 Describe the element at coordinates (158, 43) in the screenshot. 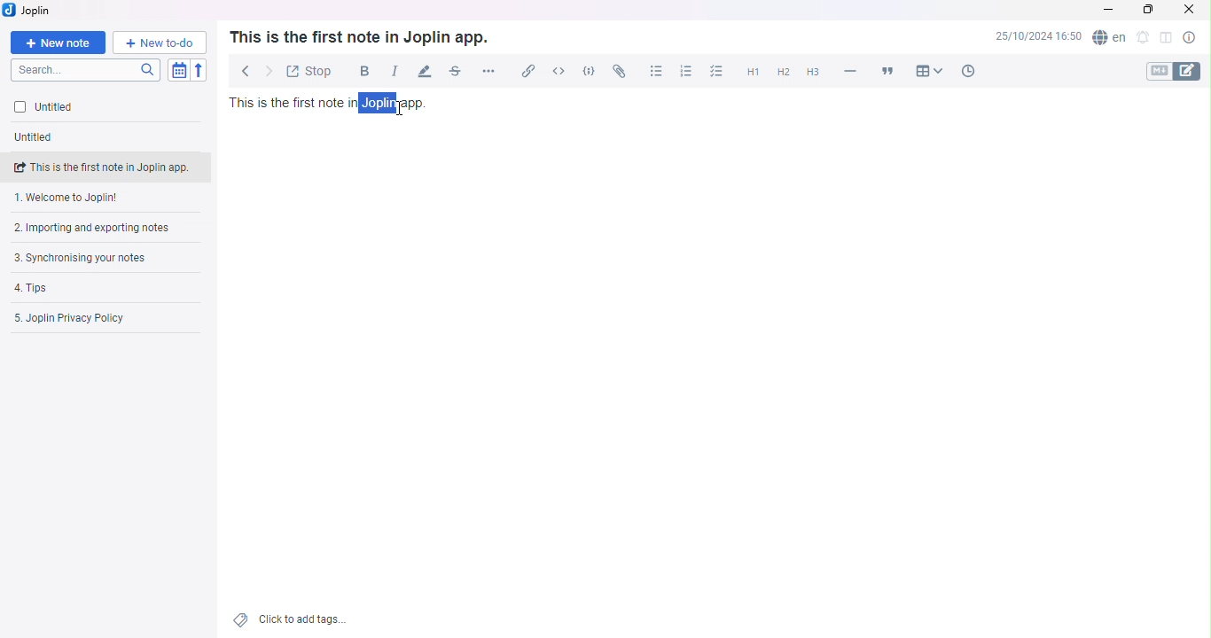

I see `New to-do` at that location.